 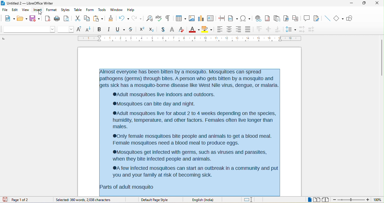 I want to click on form, so click(x=89, y=9).